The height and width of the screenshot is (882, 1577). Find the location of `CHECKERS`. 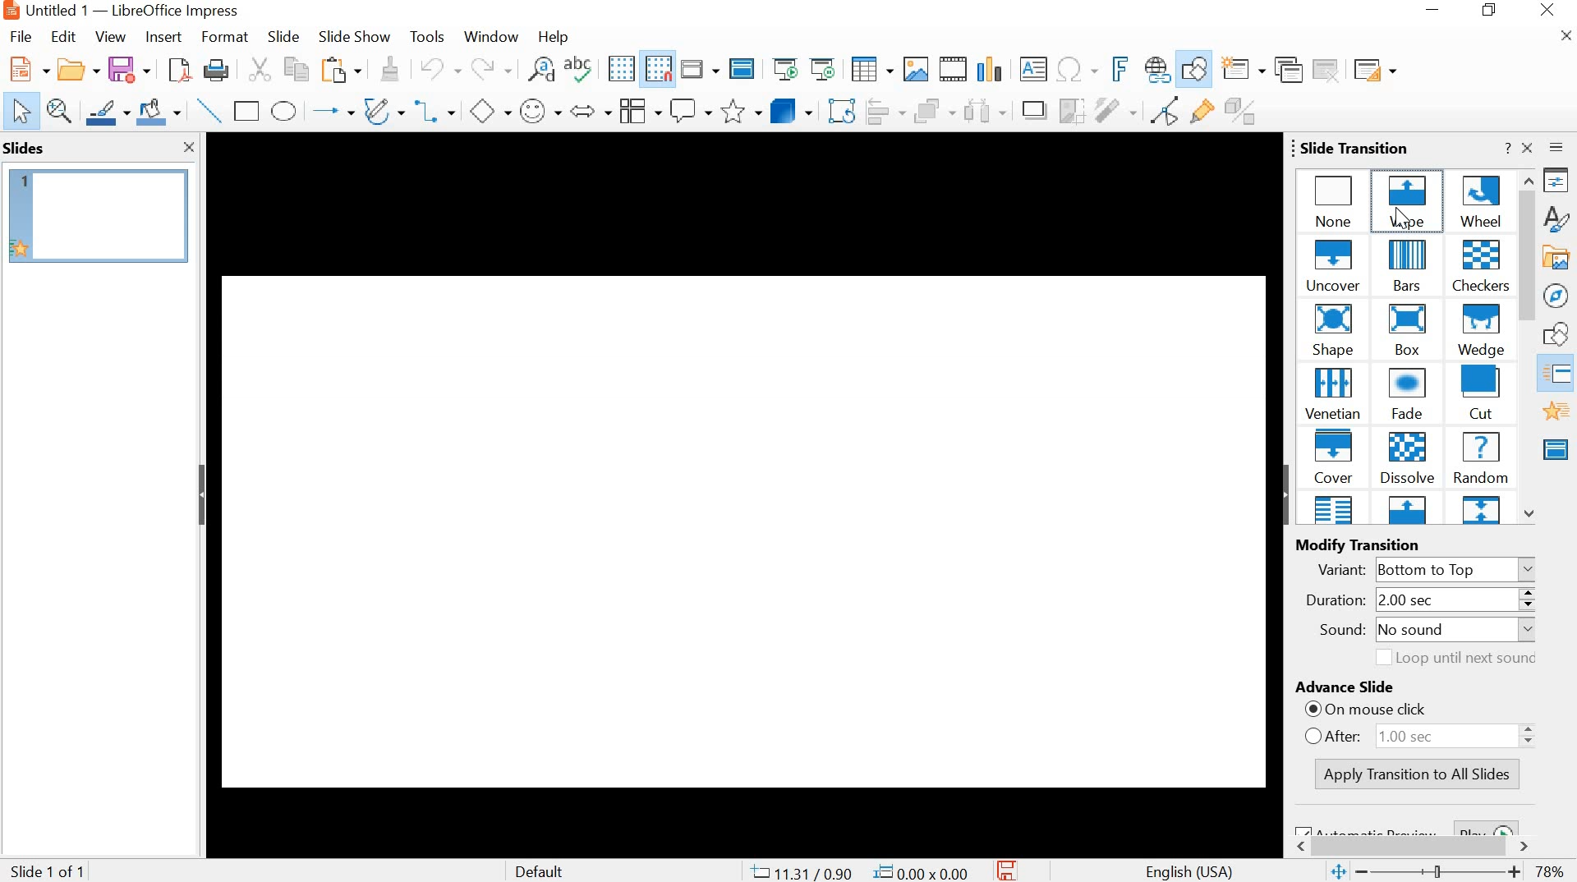

CHECKERS is located at coordinates (1482, 268).